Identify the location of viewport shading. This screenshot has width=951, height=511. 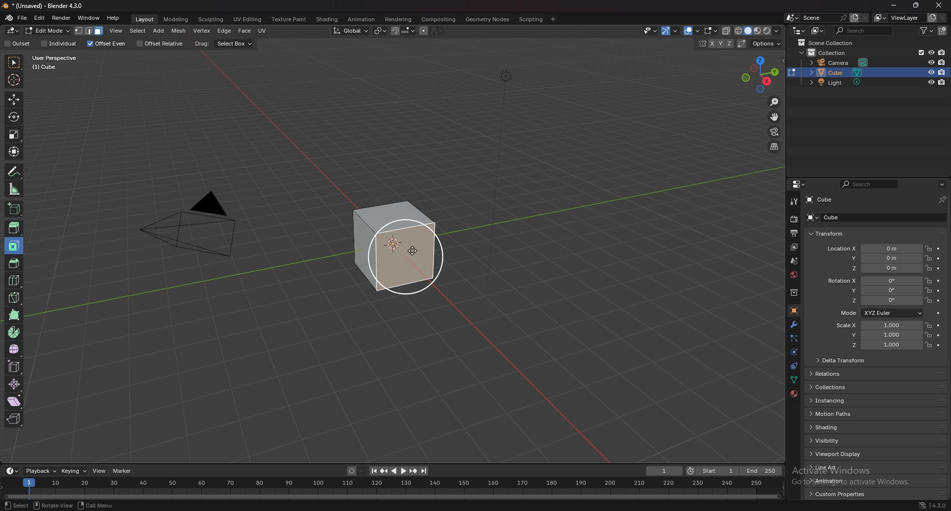
(759, 31).